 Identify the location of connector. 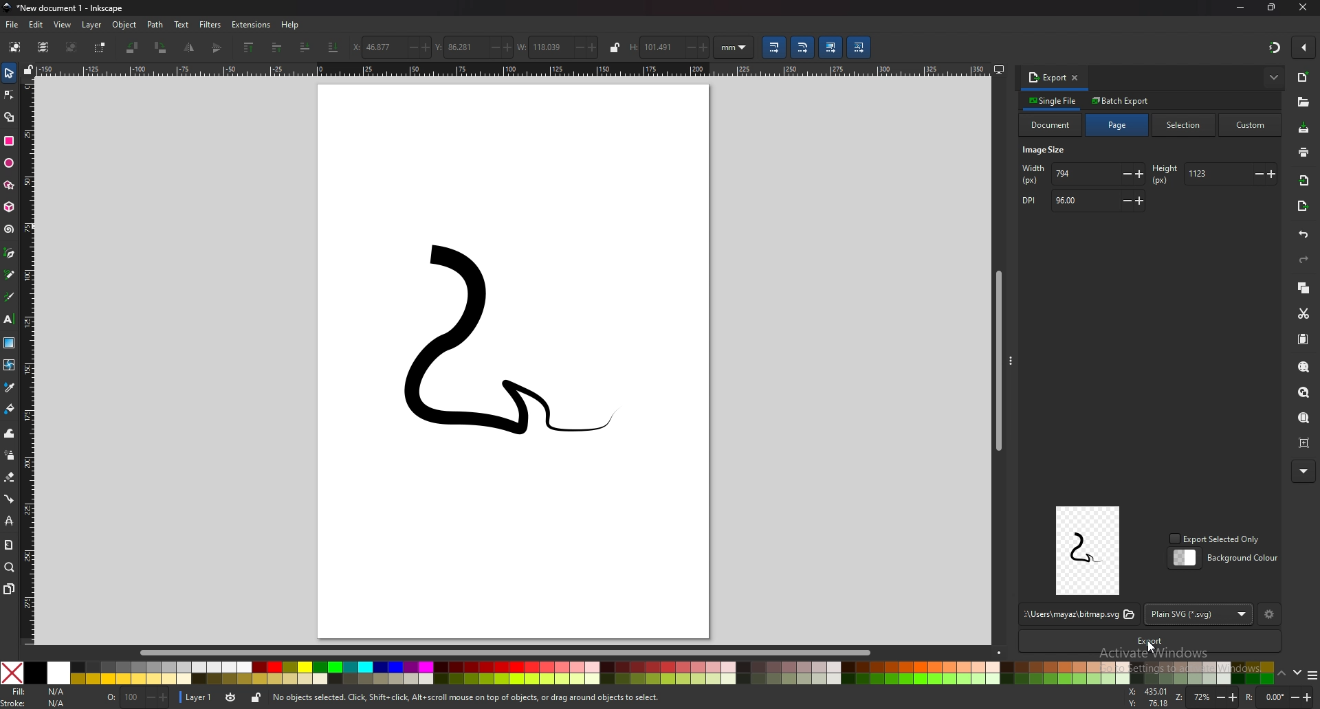
(9, 498).